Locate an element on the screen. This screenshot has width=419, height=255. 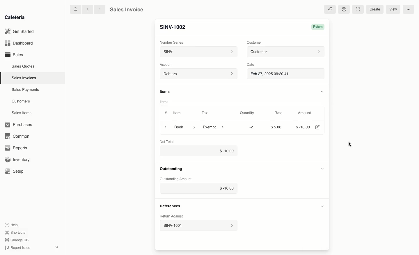
‘Number Series is located at coordinates (171, 42).